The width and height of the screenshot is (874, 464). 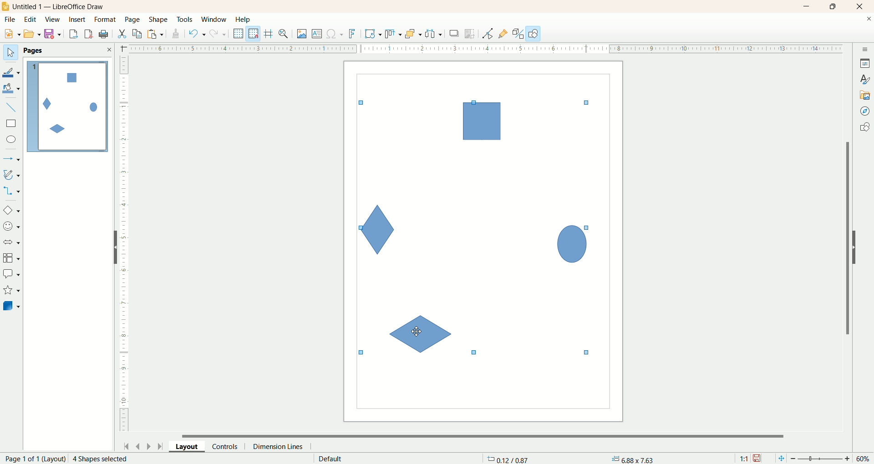 I want to click on line color, so click(x=12, y=71).